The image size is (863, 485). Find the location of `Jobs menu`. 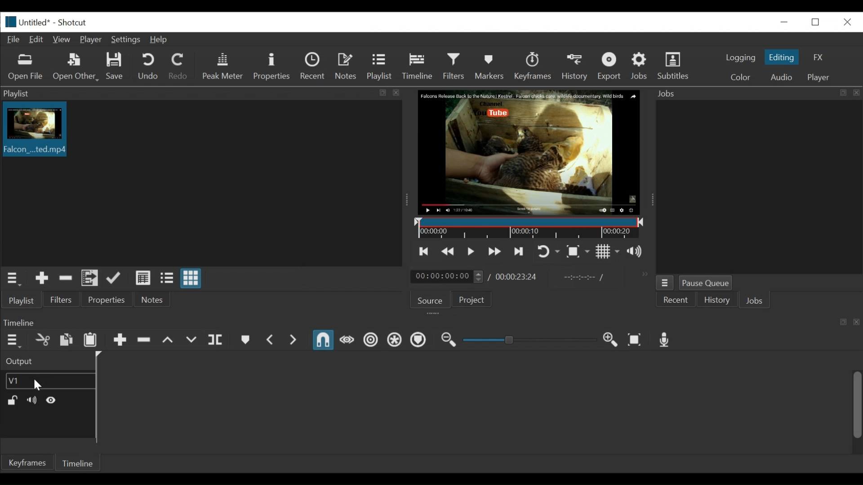

Jobs menu is located at coordinates (666, 283).